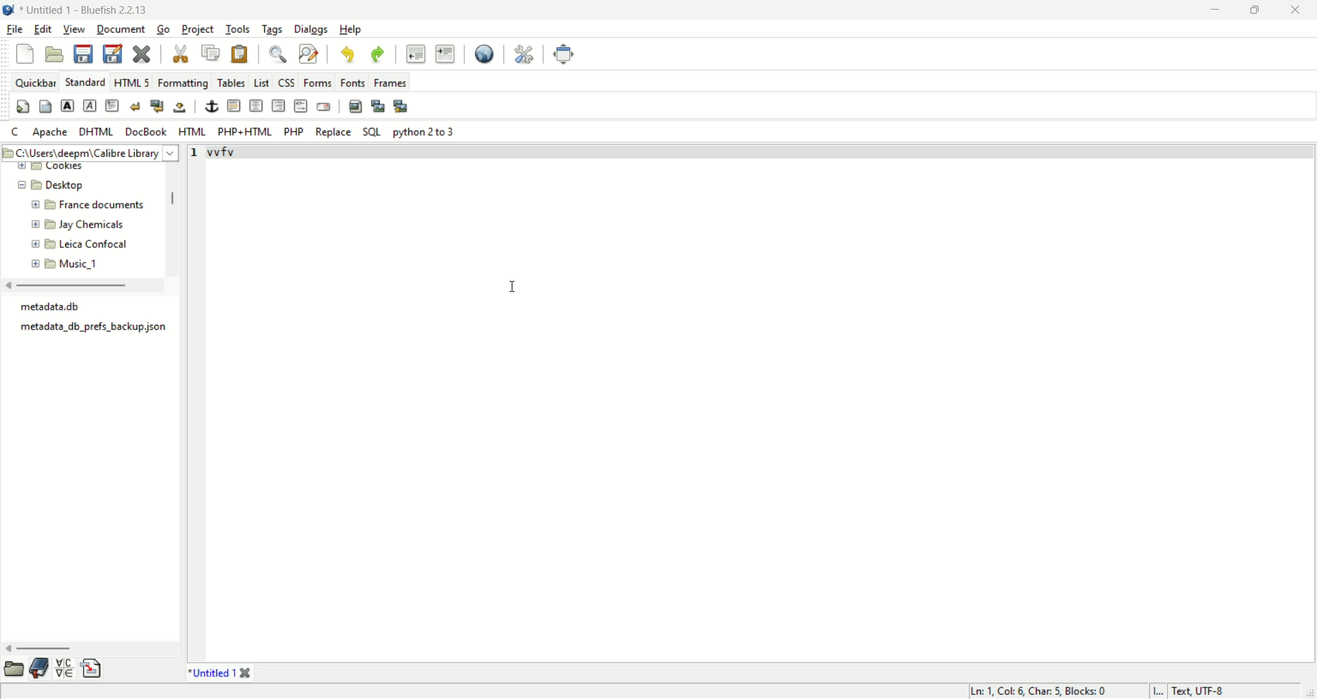 Image resolution: width=1317 pixels, height=699 pixels. What do you see at coordinates (240, 28) in the screenshot?
I see `tools` at bounding box center [240, 28].